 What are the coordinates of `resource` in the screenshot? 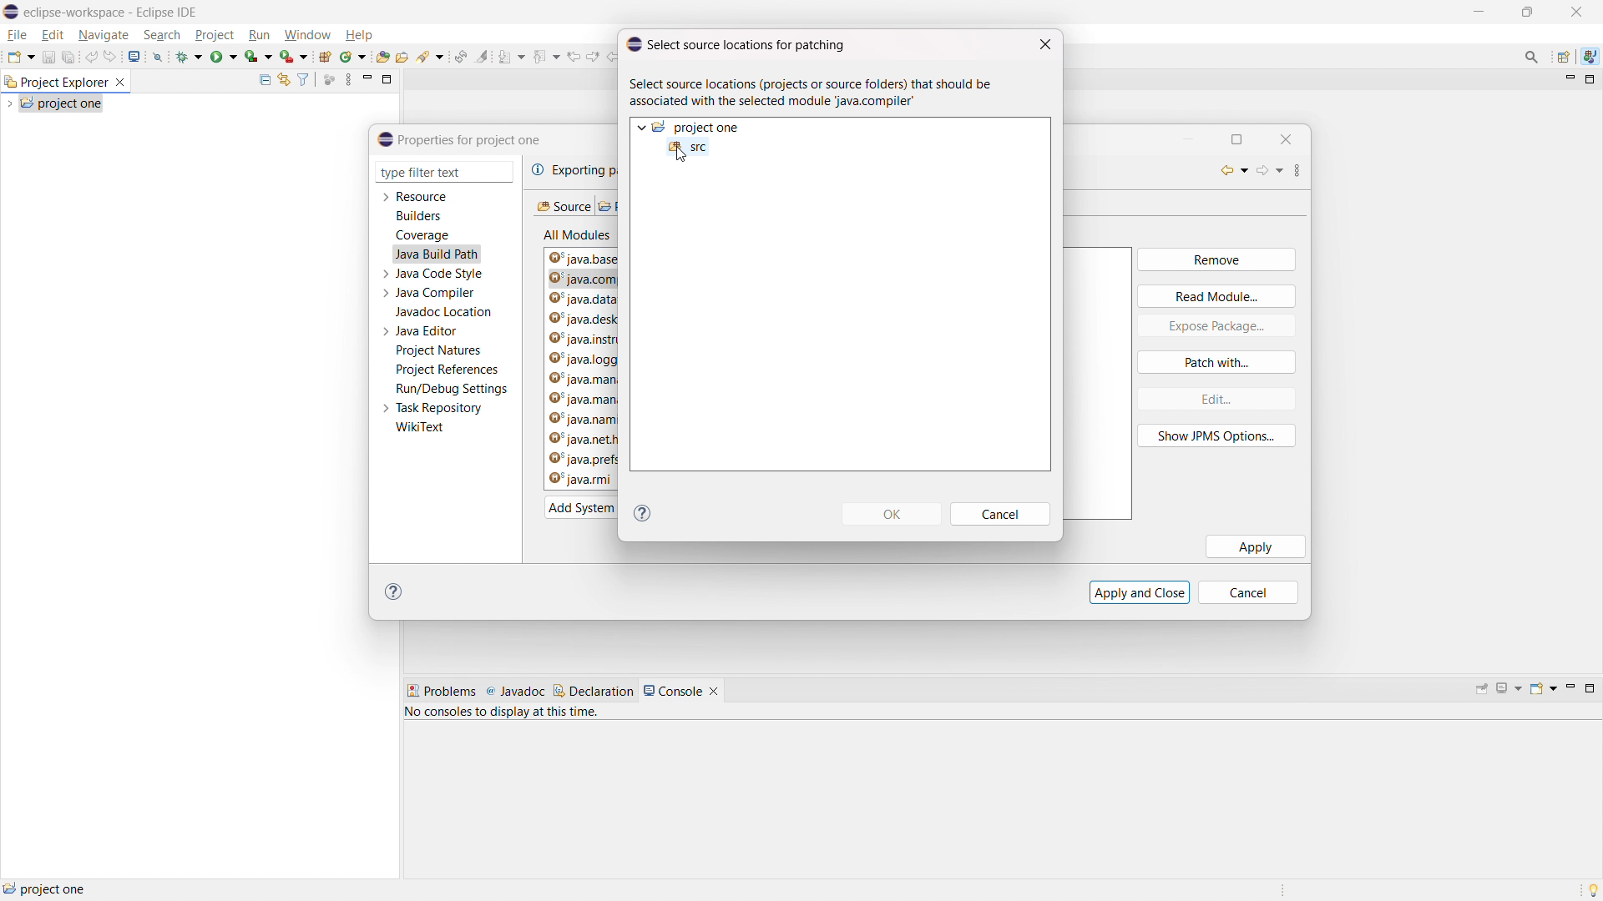 It's located at (422, 196).